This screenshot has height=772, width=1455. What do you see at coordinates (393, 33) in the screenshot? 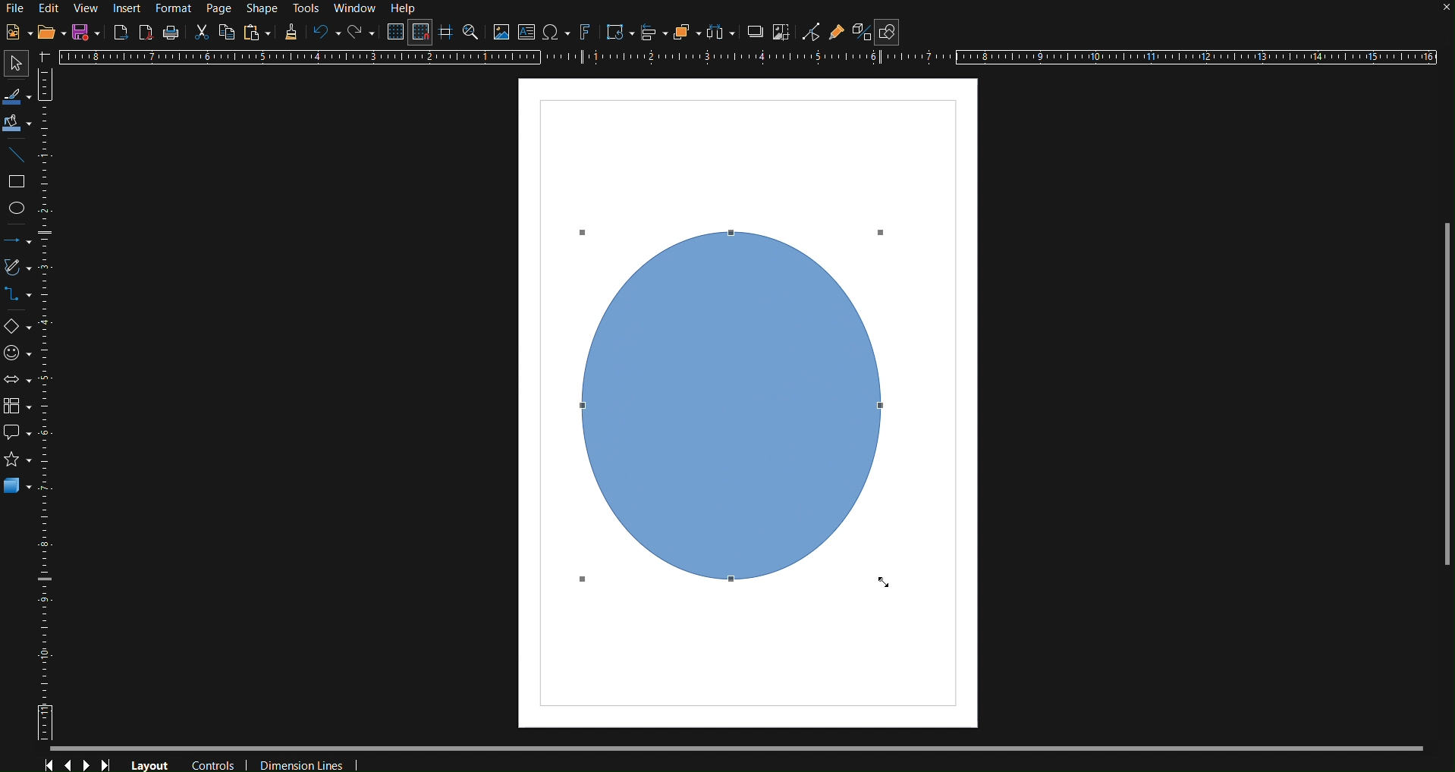
I see `Display Grid` at bounding box center [393, 33].